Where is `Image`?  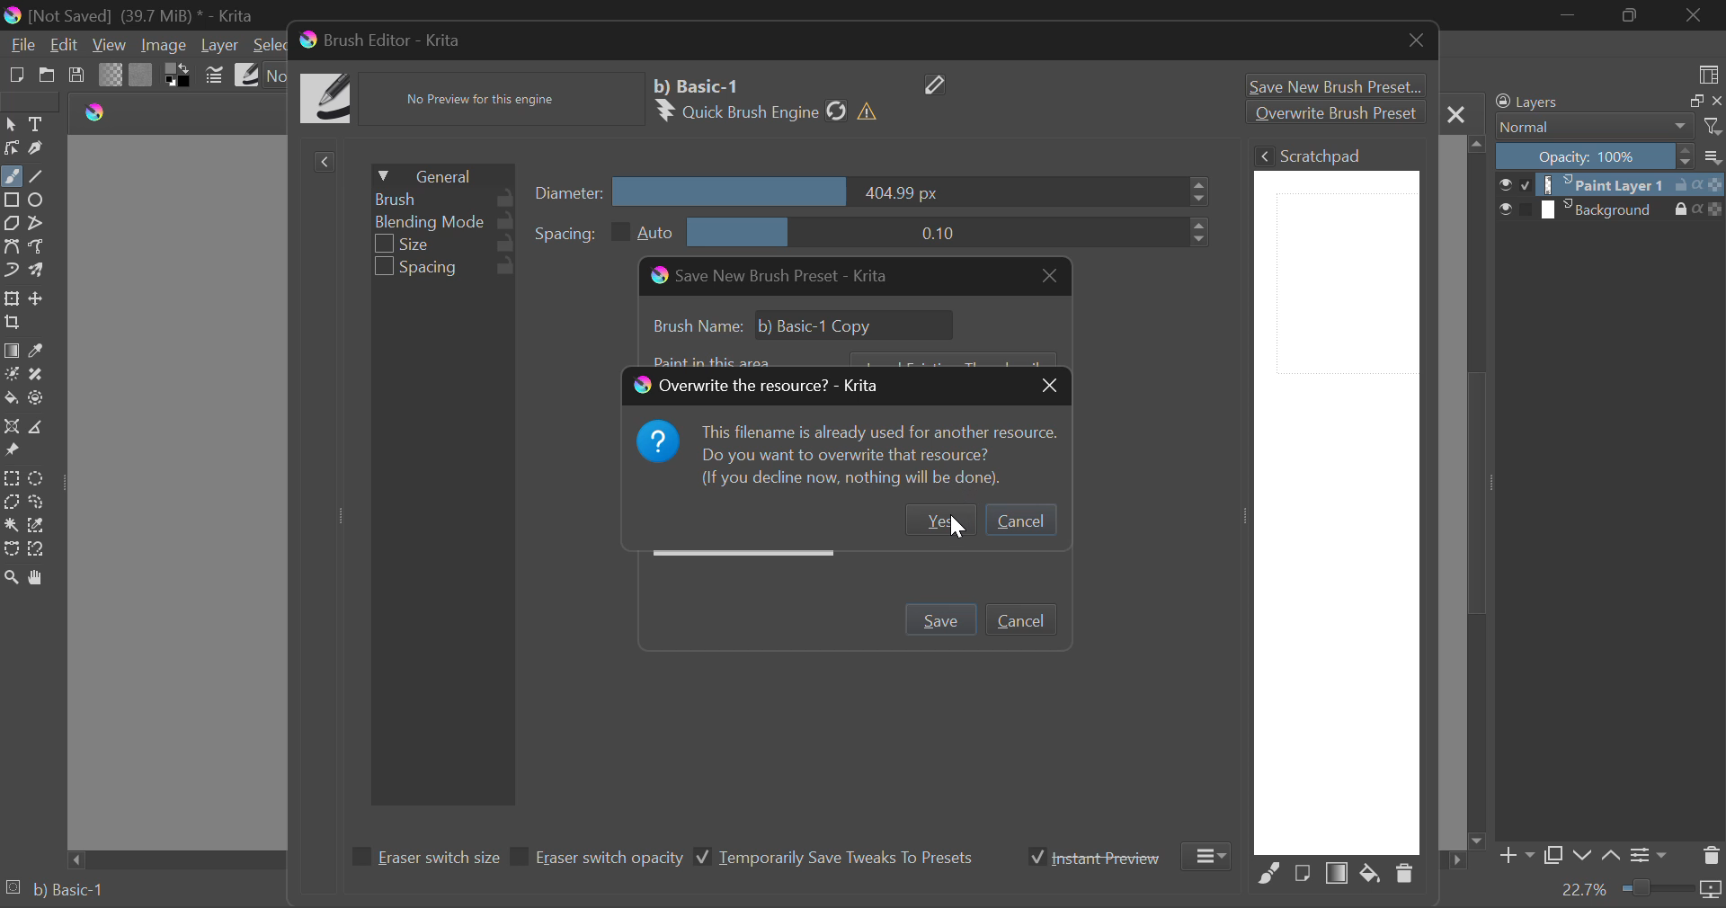
Image is located at coordinates (165, 46).